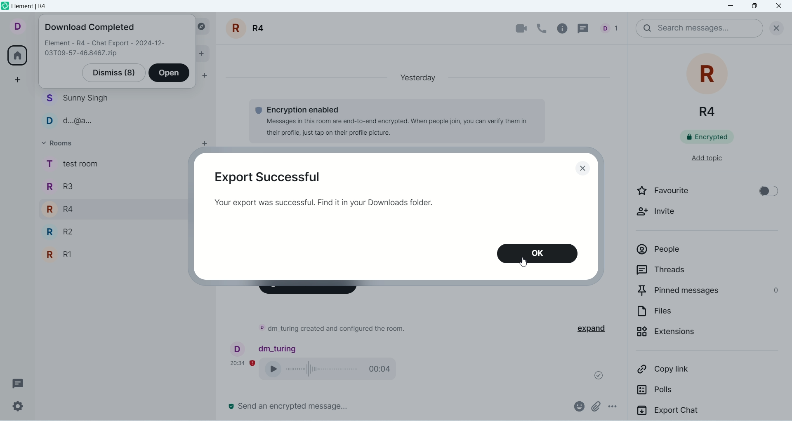  What do you see at coordinates (698, 253) in the screenshot?
I see `people` at bounding box center [698, 253].